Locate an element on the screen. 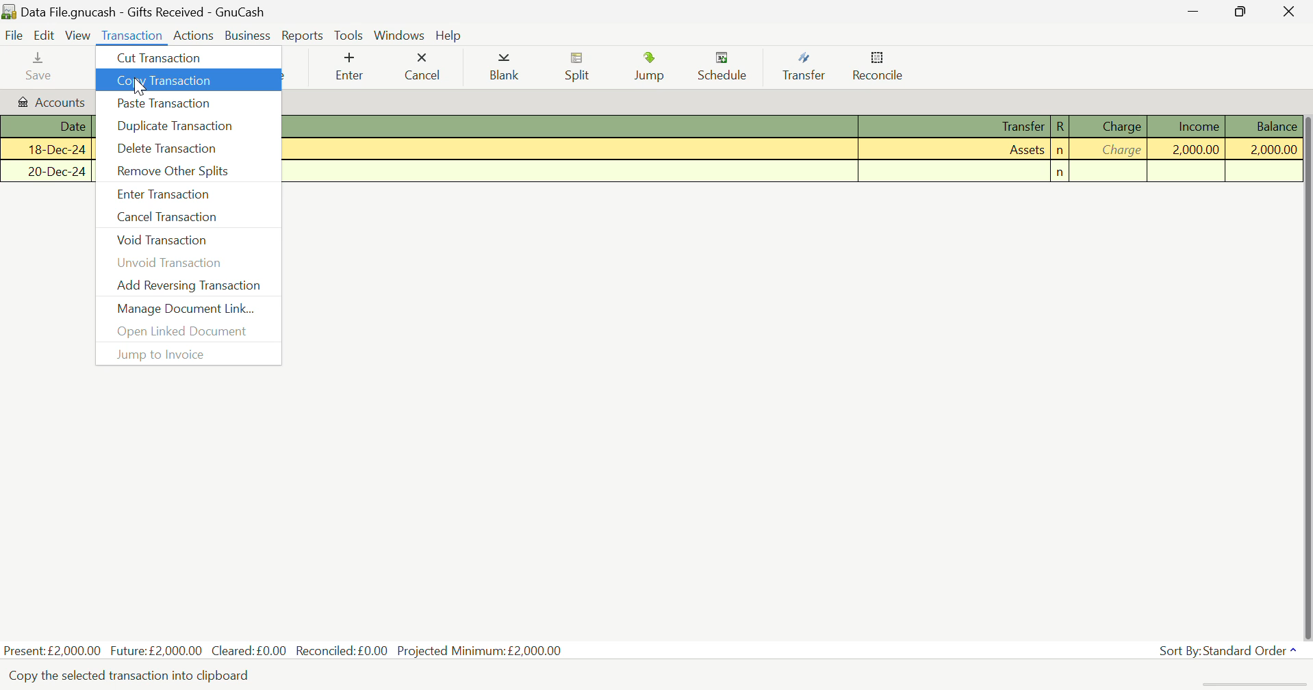 This screenshot has height=690, width=1313. Reconciled is located at coordinates (344, 649).